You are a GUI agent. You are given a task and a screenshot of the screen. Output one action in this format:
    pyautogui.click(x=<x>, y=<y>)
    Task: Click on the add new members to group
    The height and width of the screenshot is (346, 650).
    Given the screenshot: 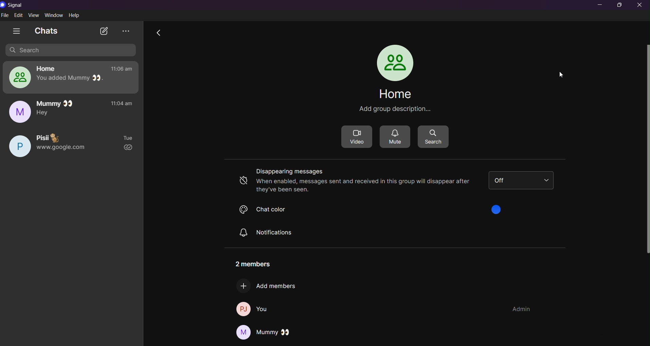 What is the action you would take?
    pyautogui.click(x=271, y=286)
    